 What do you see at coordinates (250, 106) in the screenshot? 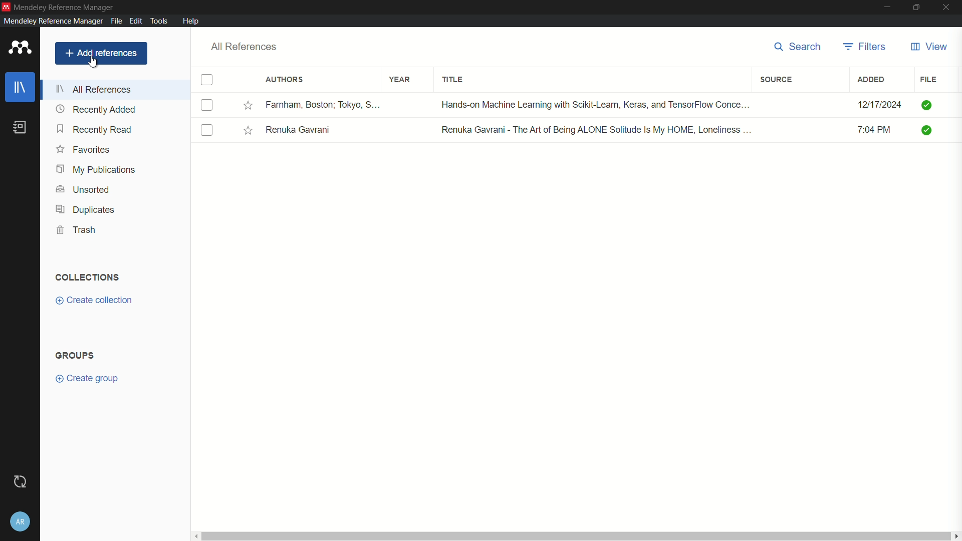
I see `favorites ` at bounding box center [250, 106].